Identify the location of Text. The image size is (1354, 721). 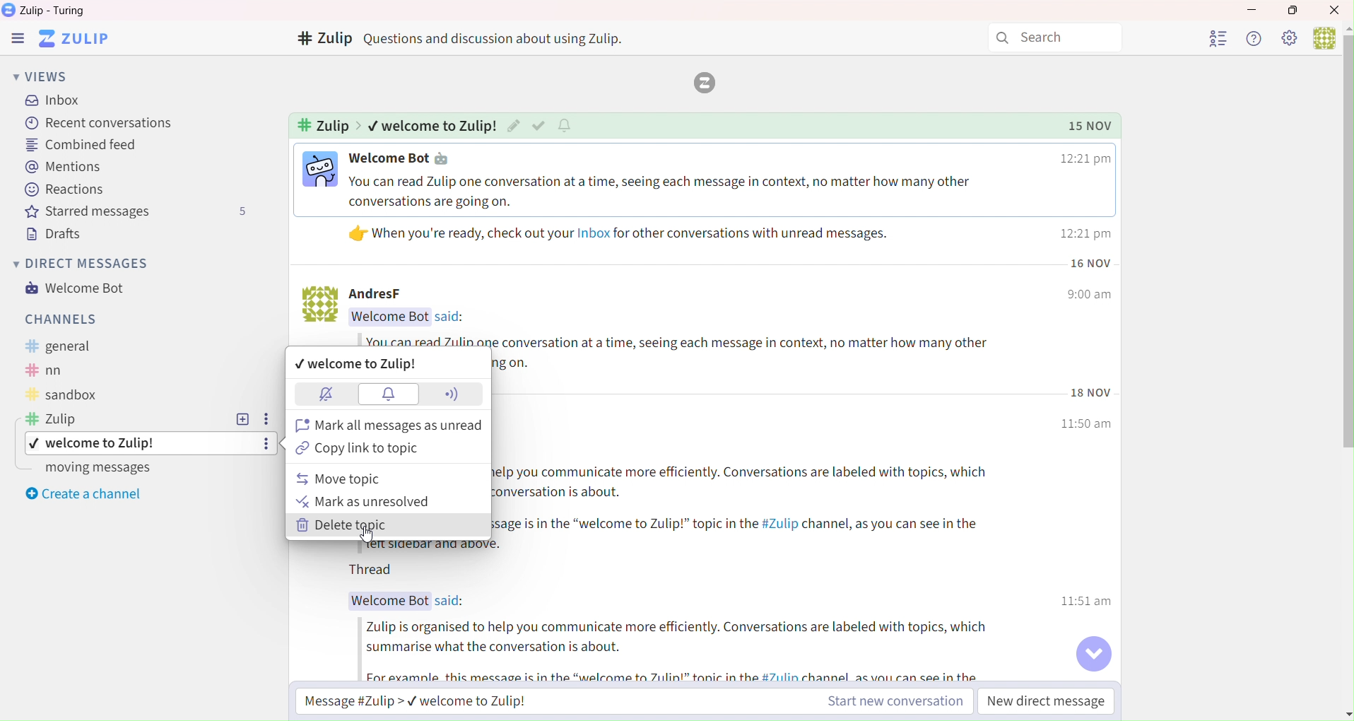
(396, 294).